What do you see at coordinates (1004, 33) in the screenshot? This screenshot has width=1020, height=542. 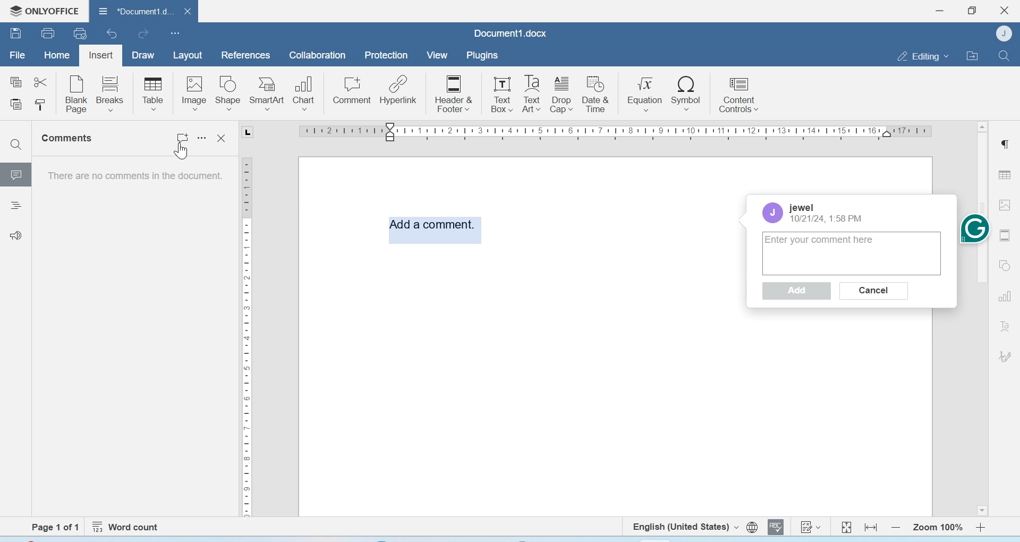 I see `` at bounding box center [1004, 33].